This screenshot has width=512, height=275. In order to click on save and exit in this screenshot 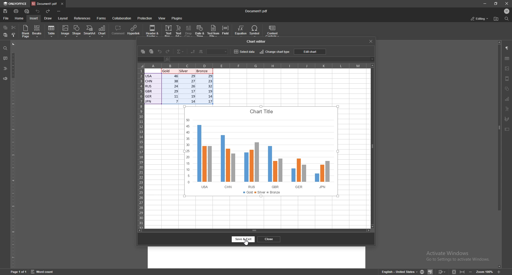, I will do `click(243, 239)`.